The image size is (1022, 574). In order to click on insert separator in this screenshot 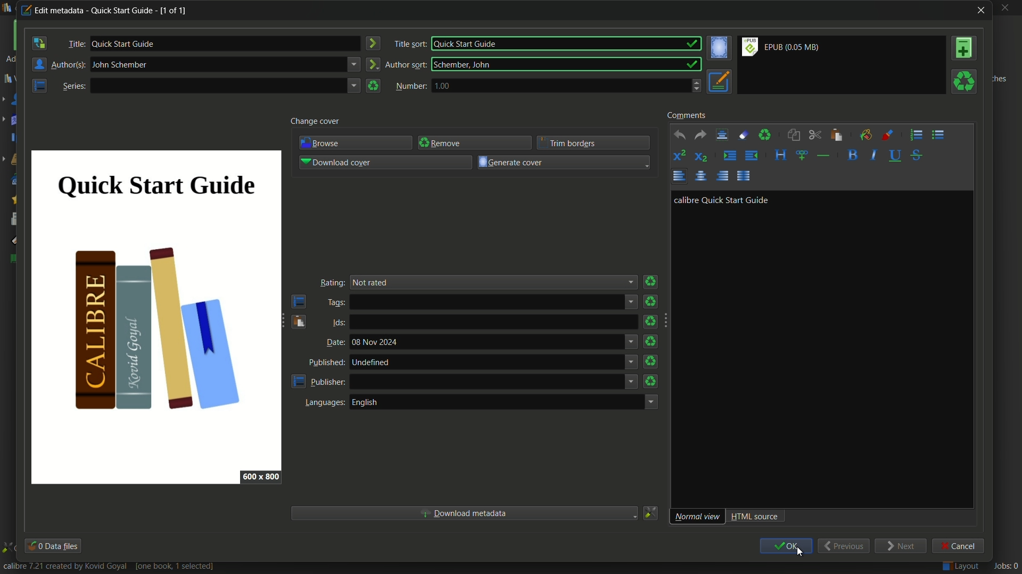, I will do `click(825, 157)`.